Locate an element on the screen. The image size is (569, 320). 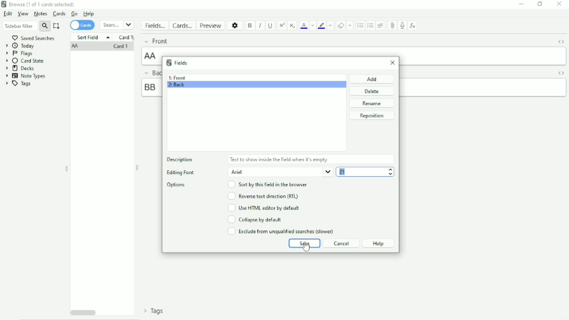
Flags is located at coordinates (19, 54).